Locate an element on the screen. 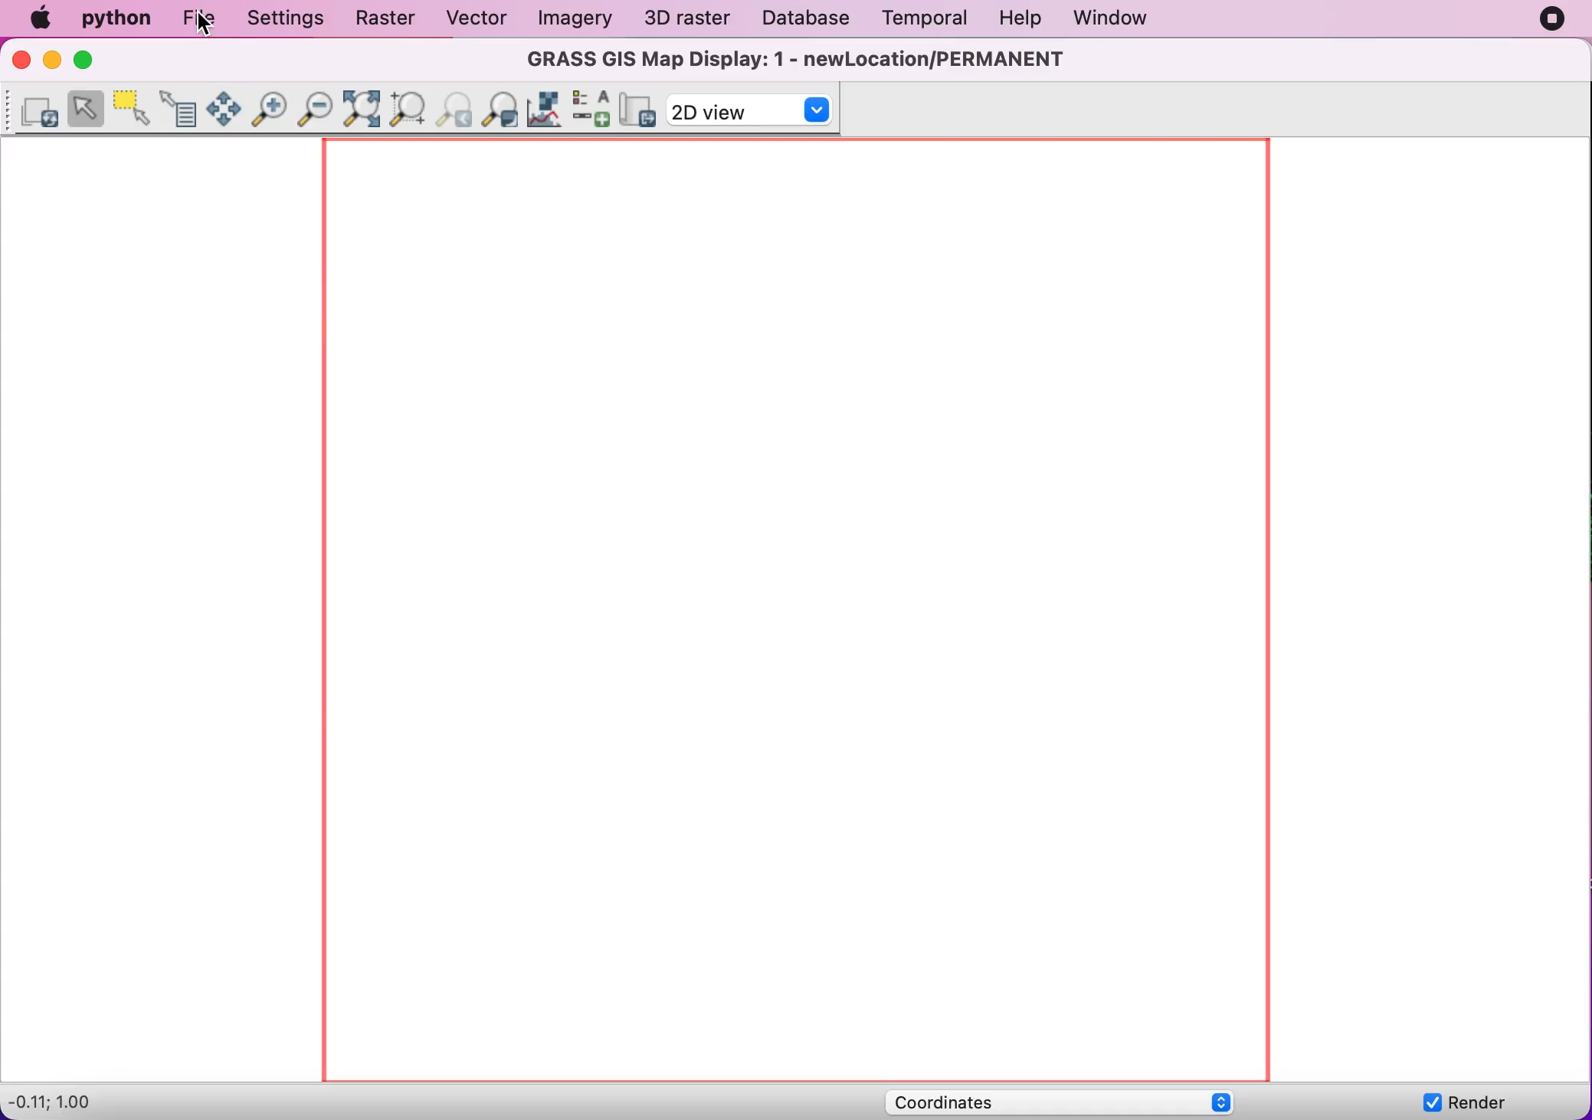 The height and width of the screenshot is (1120, 1592). recording stopped is located at coordinates (1549, 20).